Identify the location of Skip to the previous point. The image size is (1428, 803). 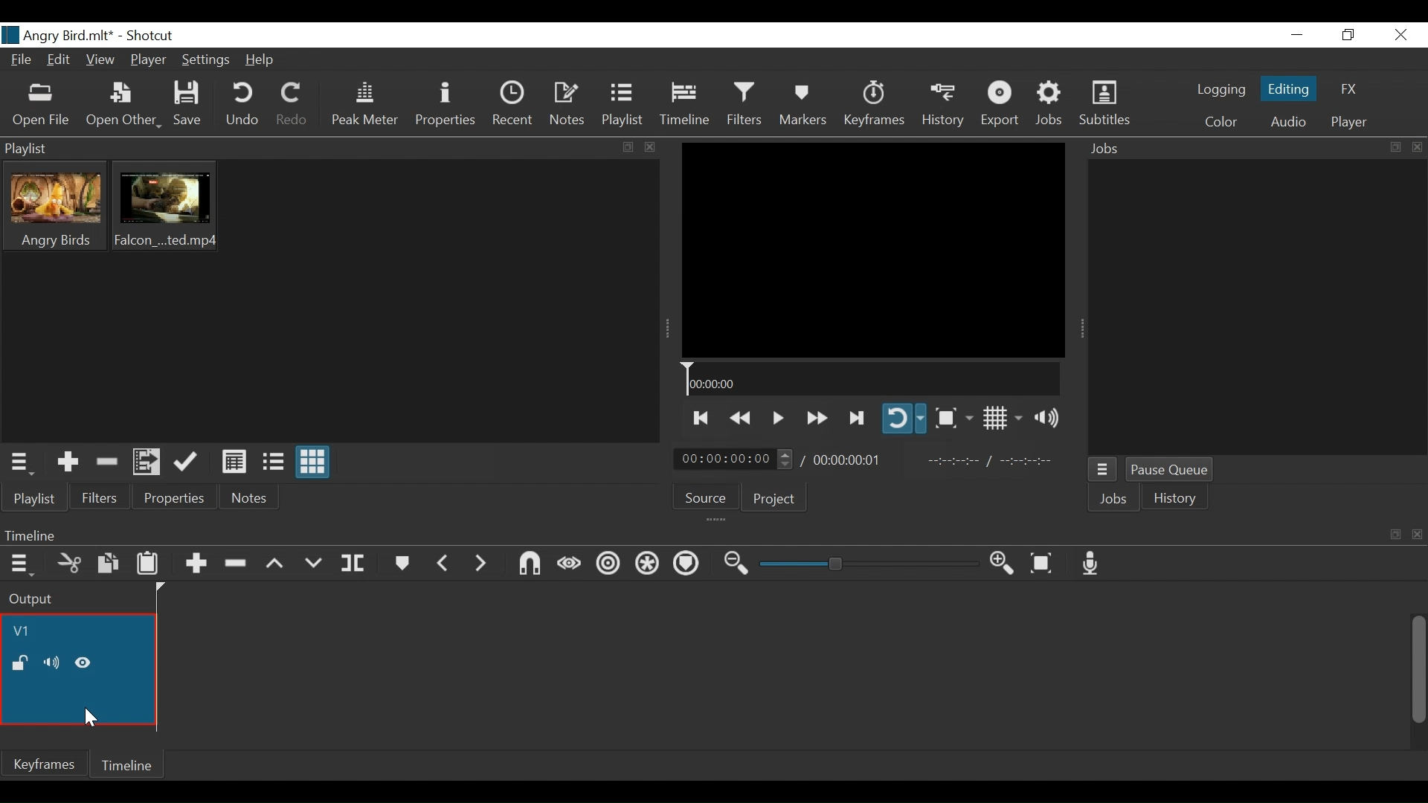
(703, 418).